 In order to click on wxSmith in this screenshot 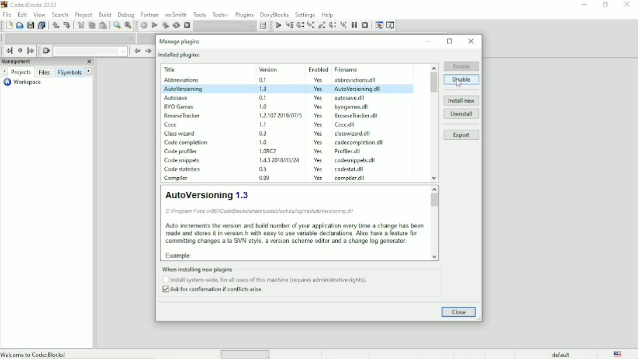, I will do `click(176, 14)`.